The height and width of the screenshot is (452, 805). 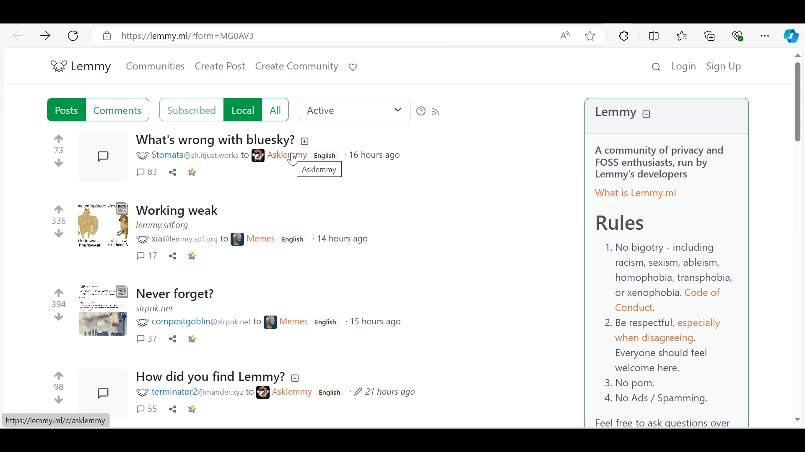 I want to click on Lemmy, so click(x=82, y=67).